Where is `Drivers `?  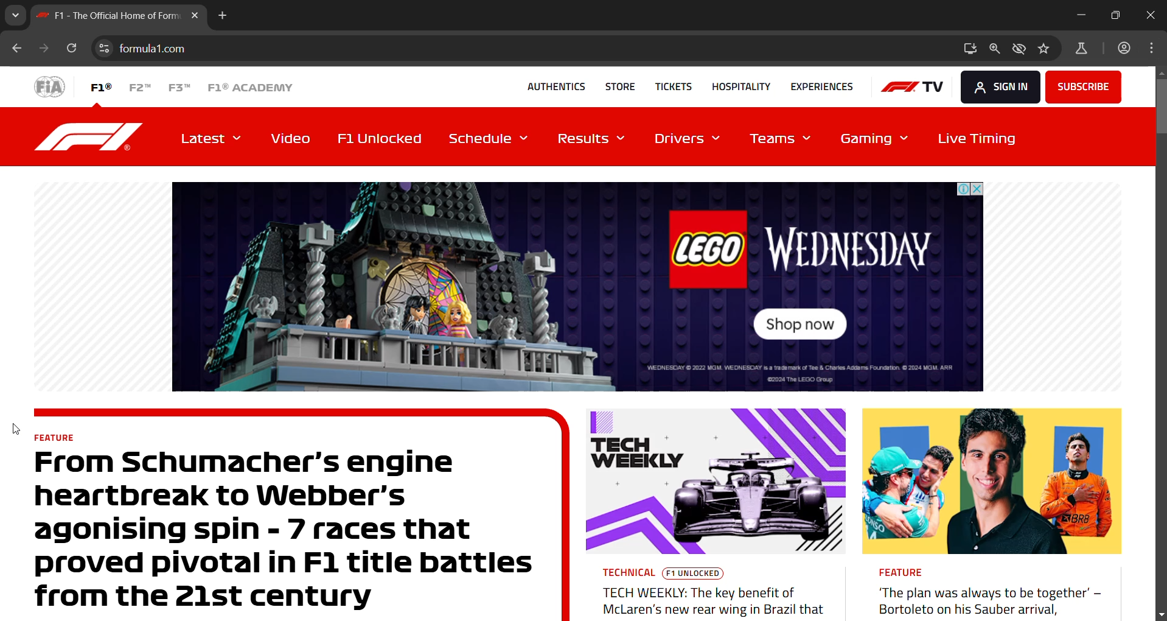
Drivers  is located at coordinates (689, 140).